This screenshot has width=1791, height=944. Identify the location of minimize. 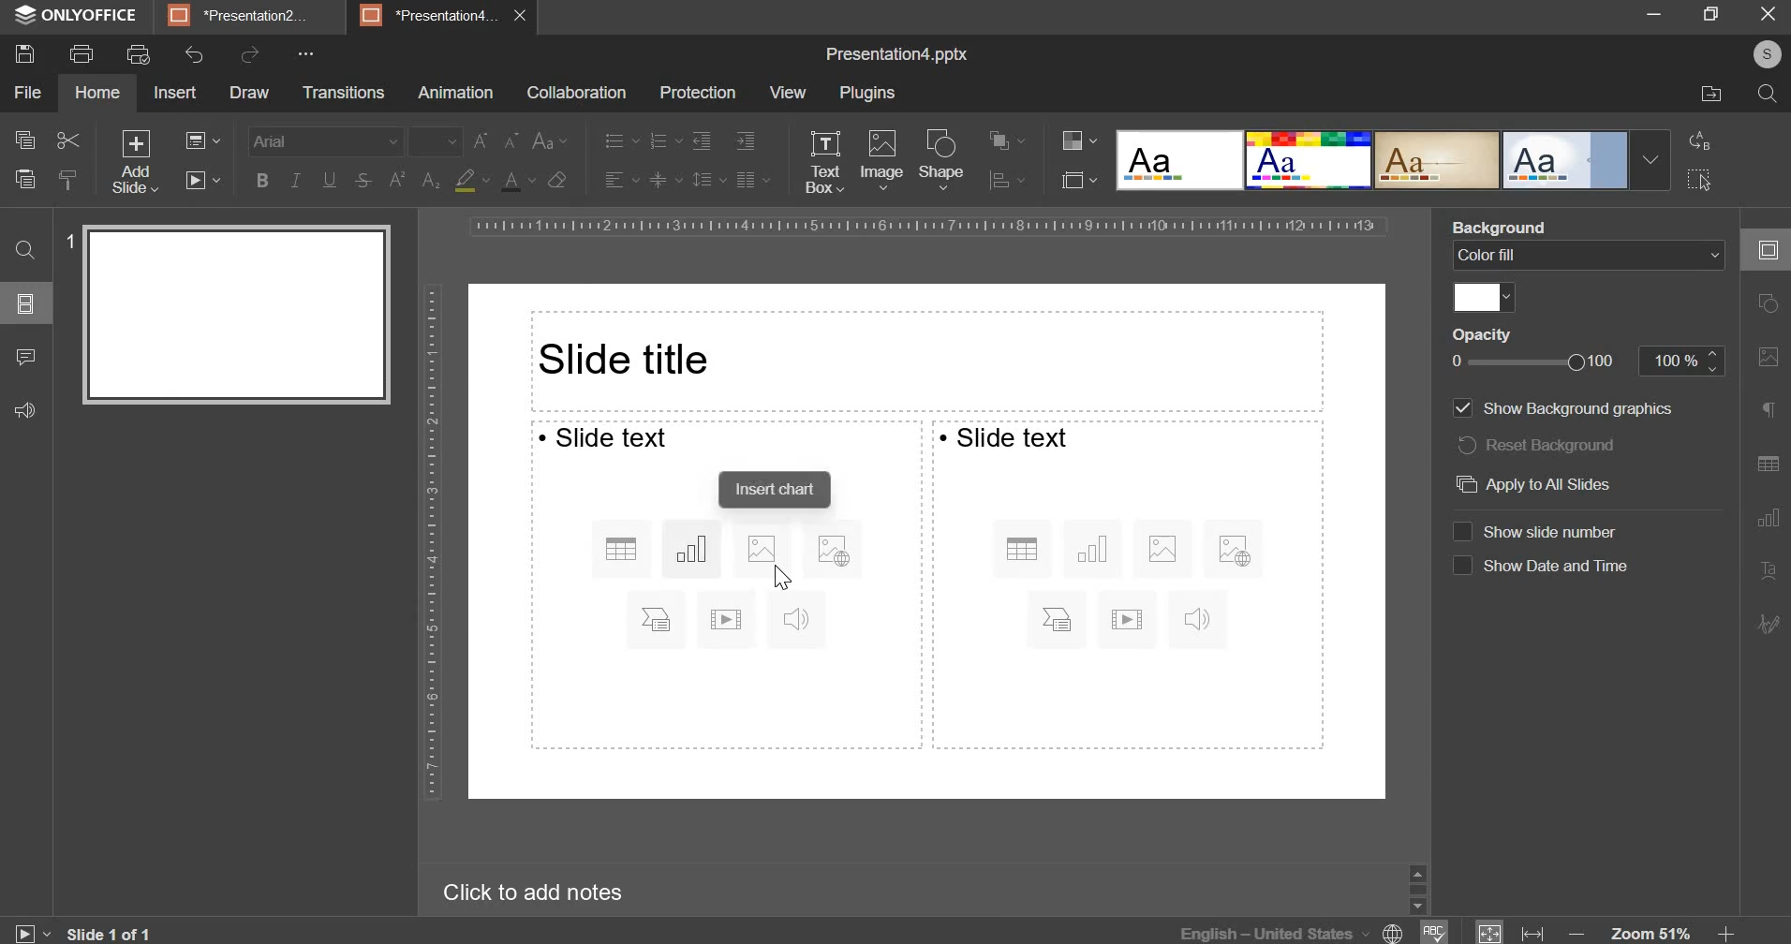
(1655, 16).